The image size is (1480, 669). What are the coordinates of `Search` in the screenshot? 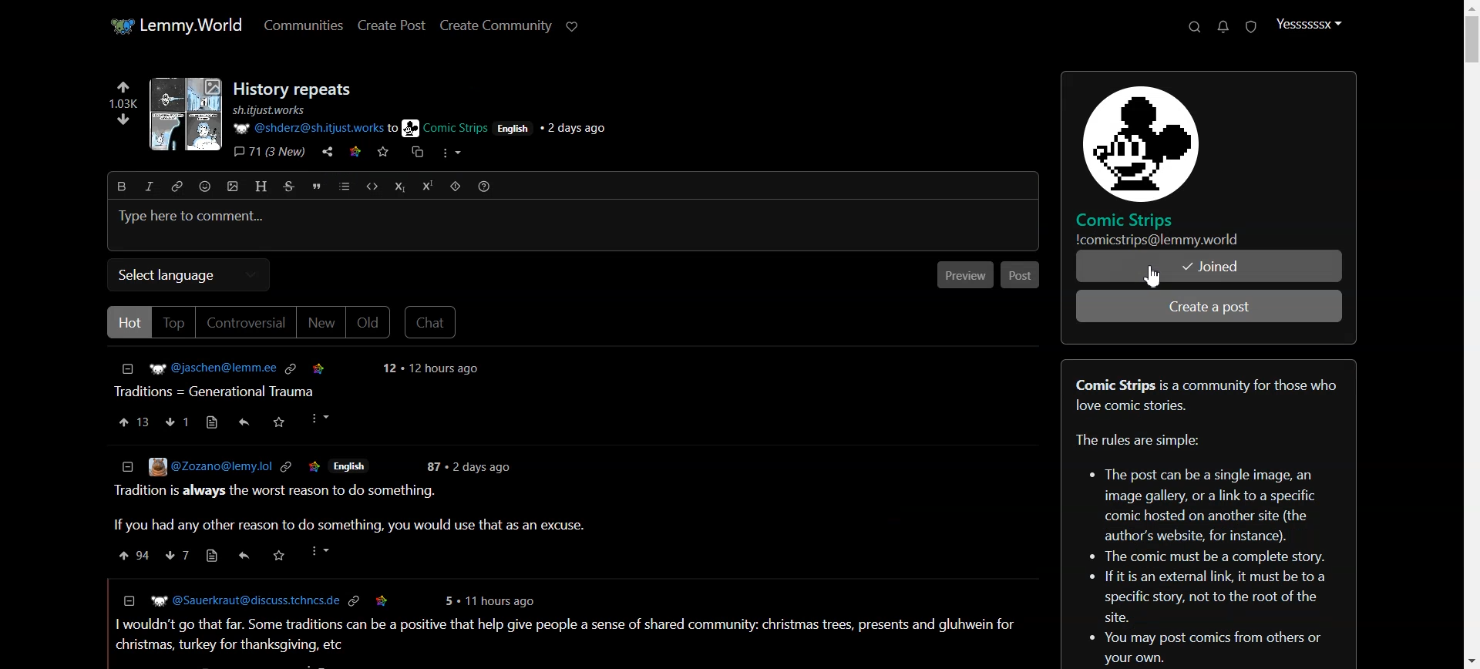 It's located at (1194, 27).